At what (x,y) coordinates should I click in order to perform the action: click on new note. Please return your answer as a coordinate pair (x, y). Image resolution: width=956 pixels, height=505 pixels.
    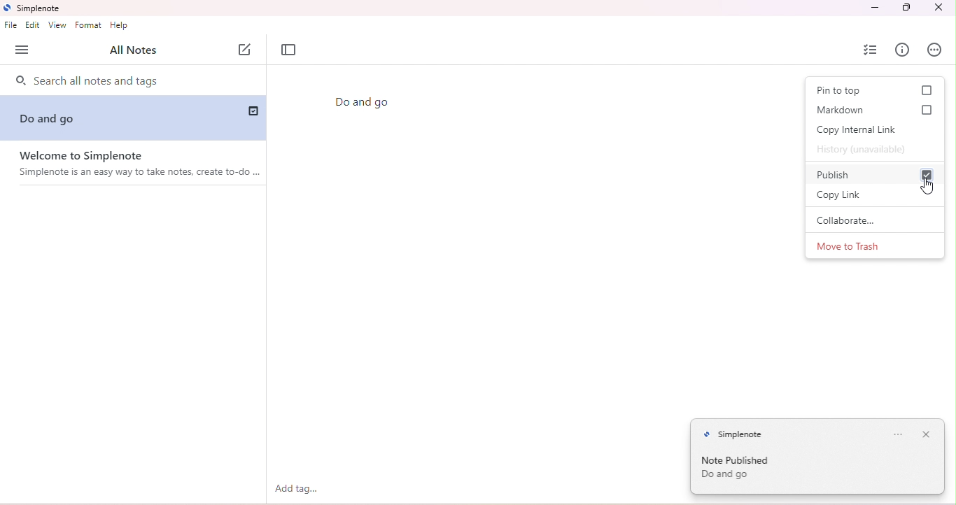
    Looking at the image, I should click on (246, 50).